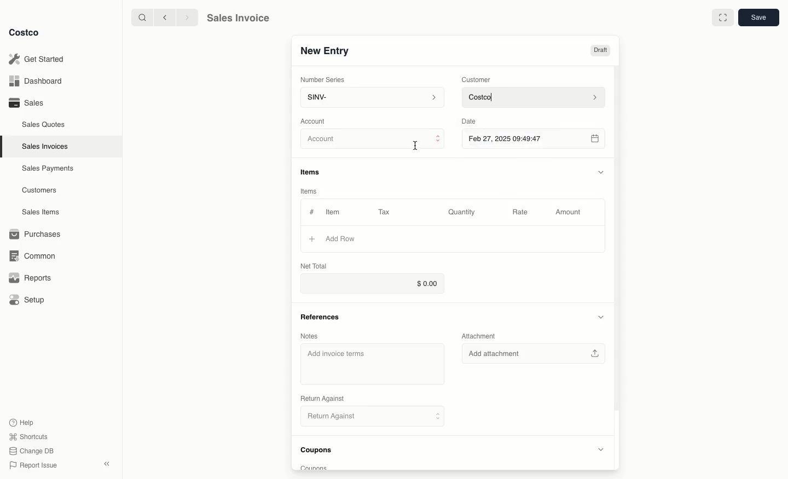 The height and width of the screenshot is (479, 788). What do you see at coordinates (321, 399) in the screenshot?
I see `‘Return Against` at bounding box center [321, 399].